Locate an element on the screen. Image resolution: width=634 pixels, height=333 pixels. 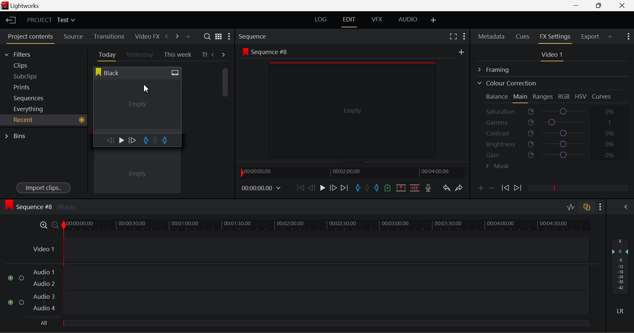
Import clips is located at coordinates (43, 188).